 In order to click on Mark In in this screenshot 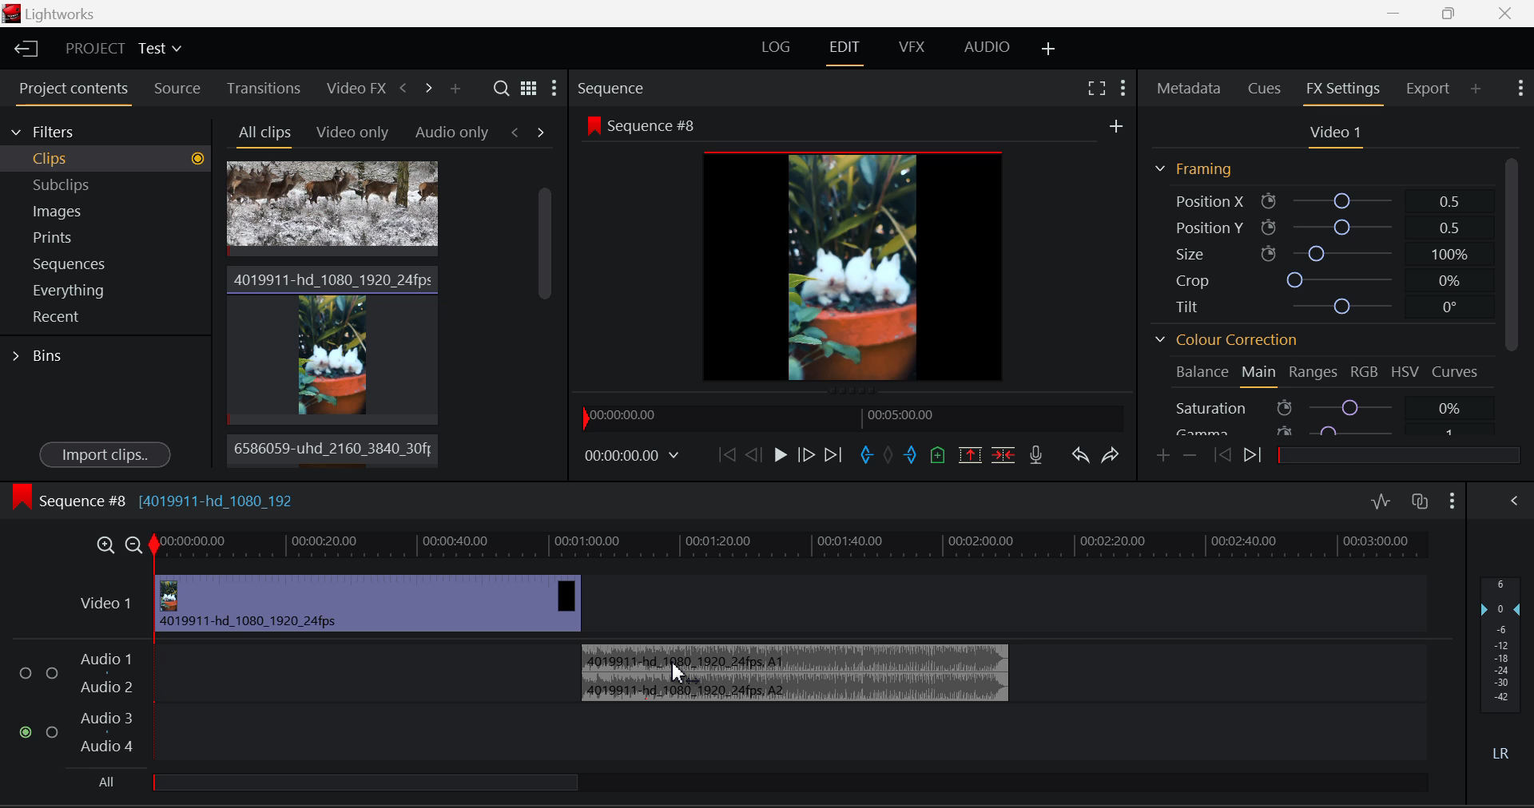, I will do `click(867, 455)`.